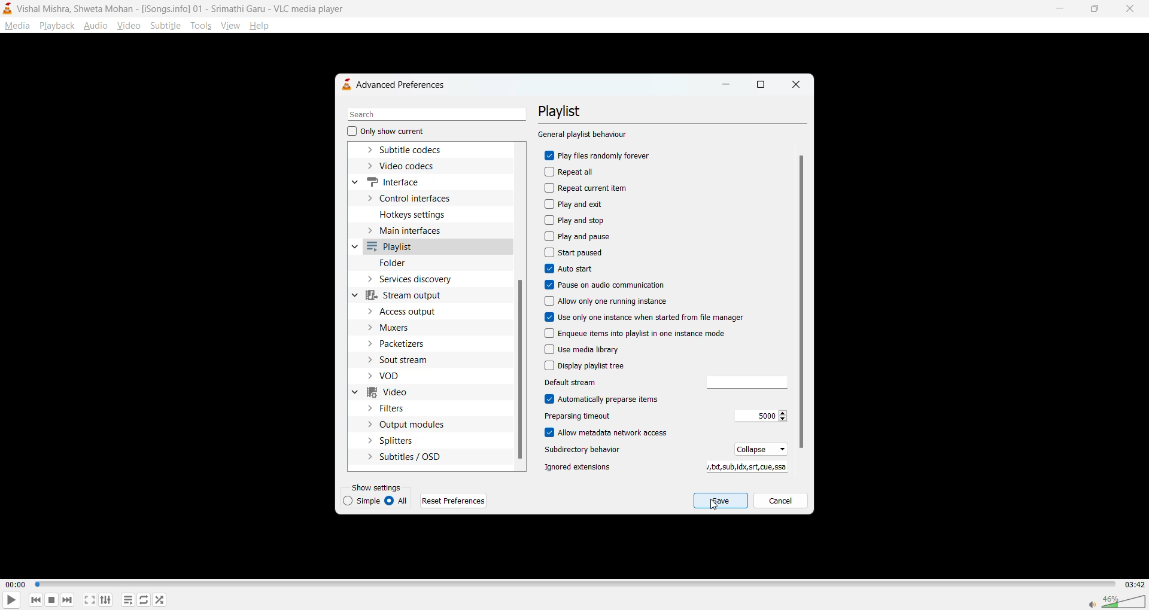  I want to click on maximize, so click(761, 86).